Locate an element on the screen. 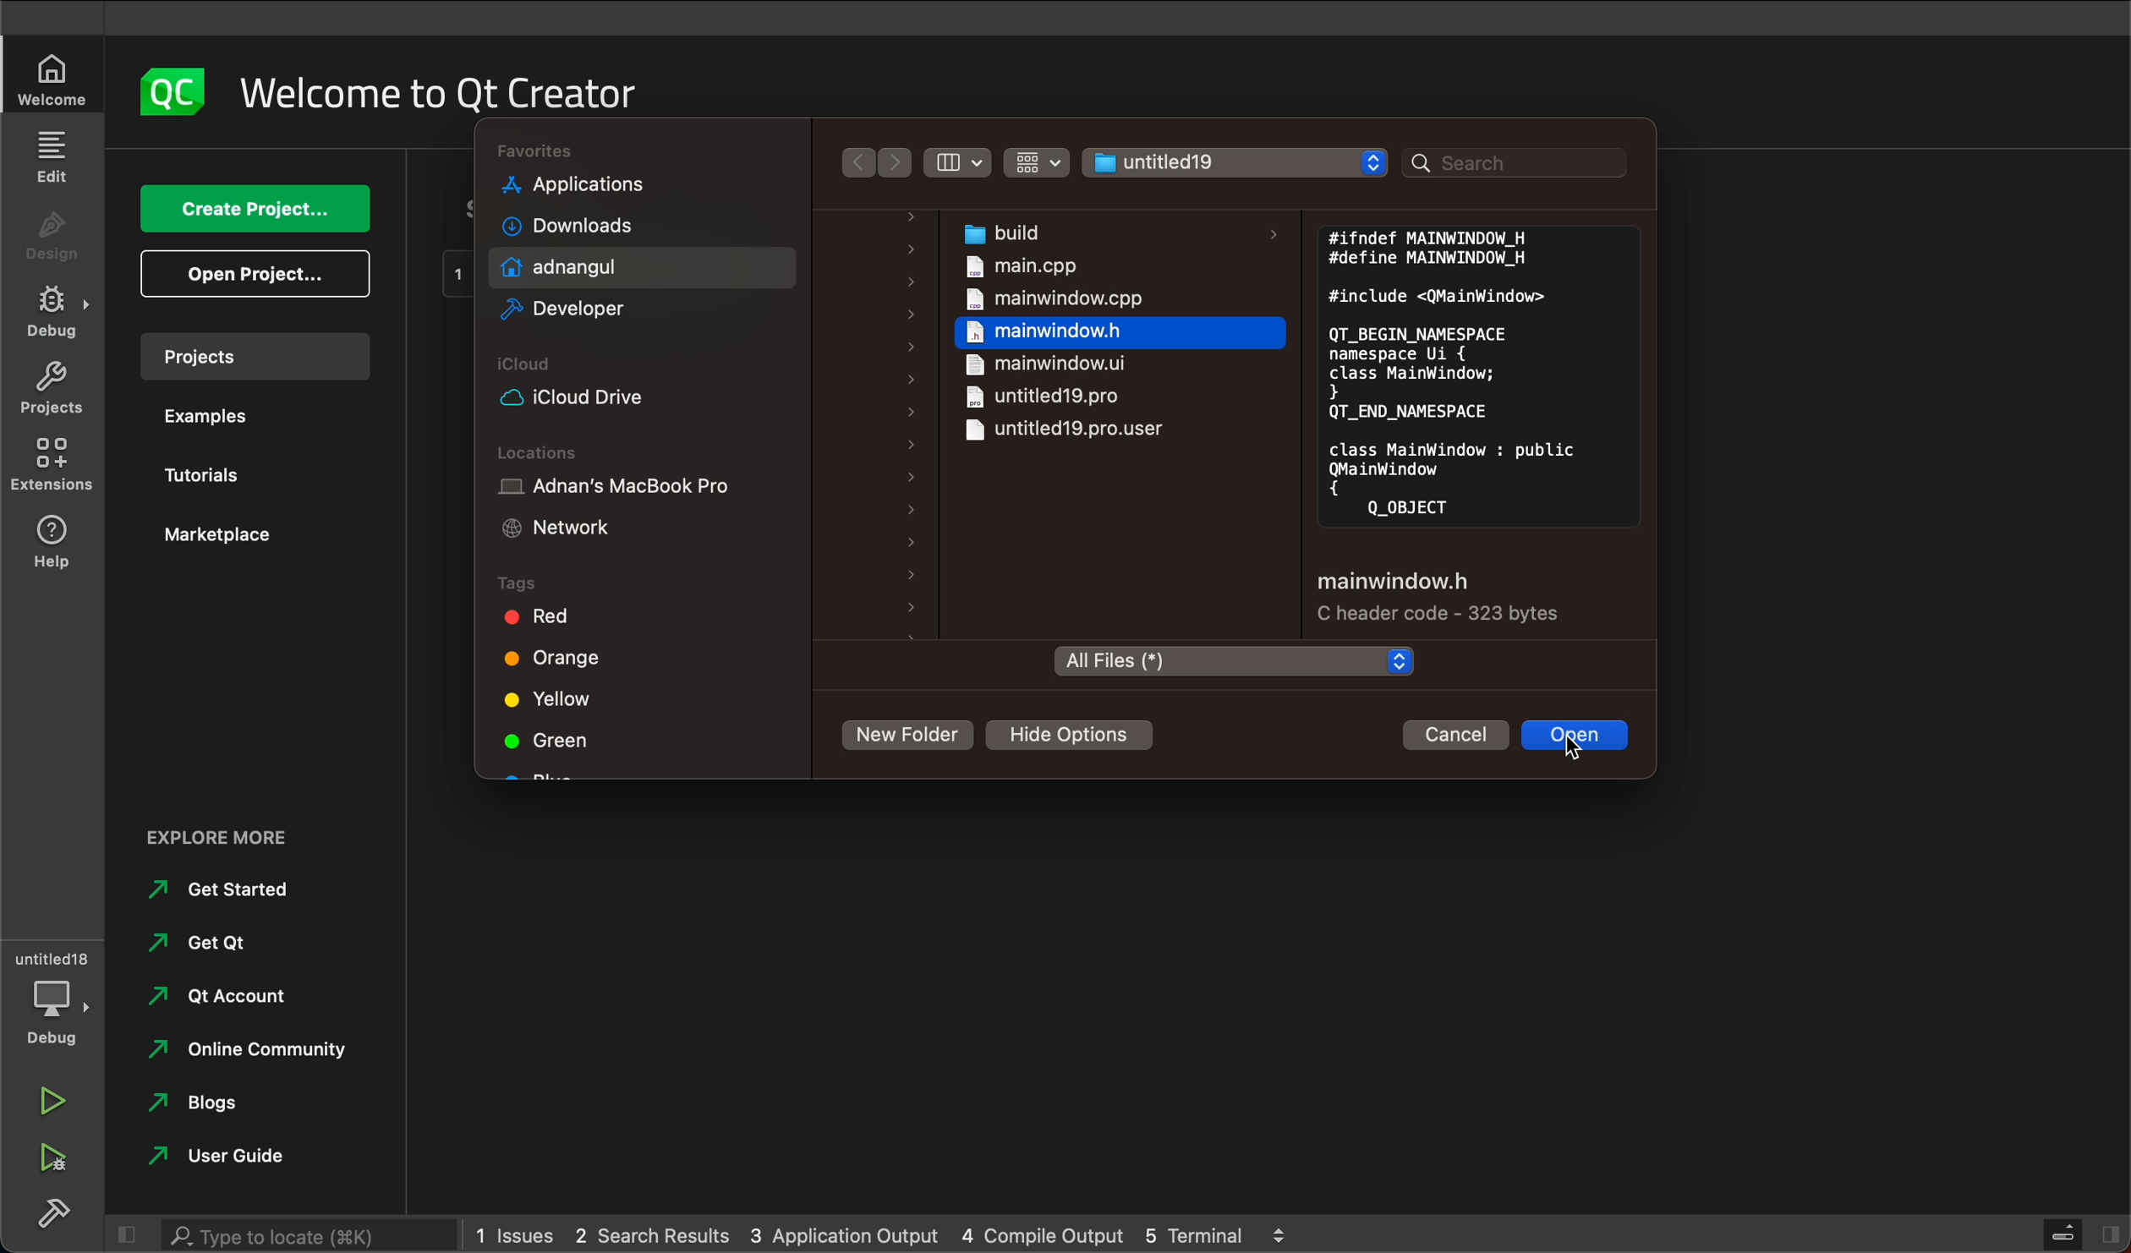 This screenshot has height=1253, width=2131. cursor is located at coordinates (1574, 747).